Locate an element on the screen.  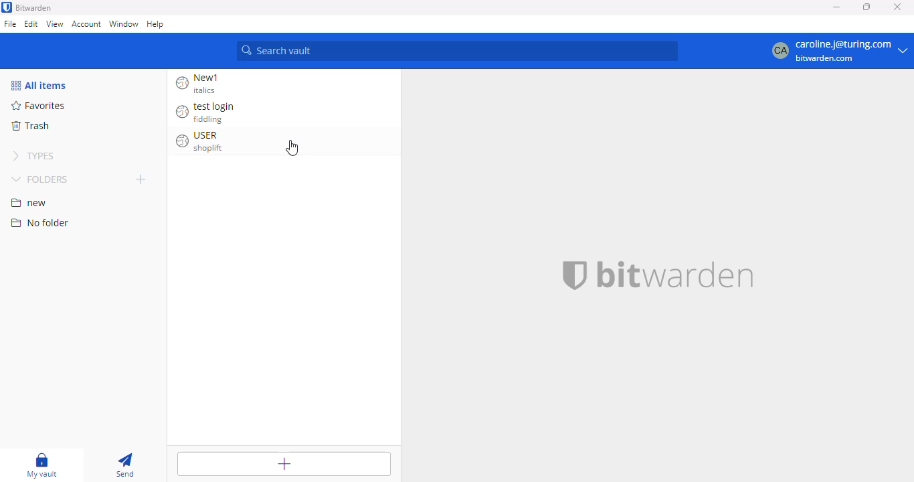
caroline j@turing.com   bitwarden.com is located at coordinates (840, 51).